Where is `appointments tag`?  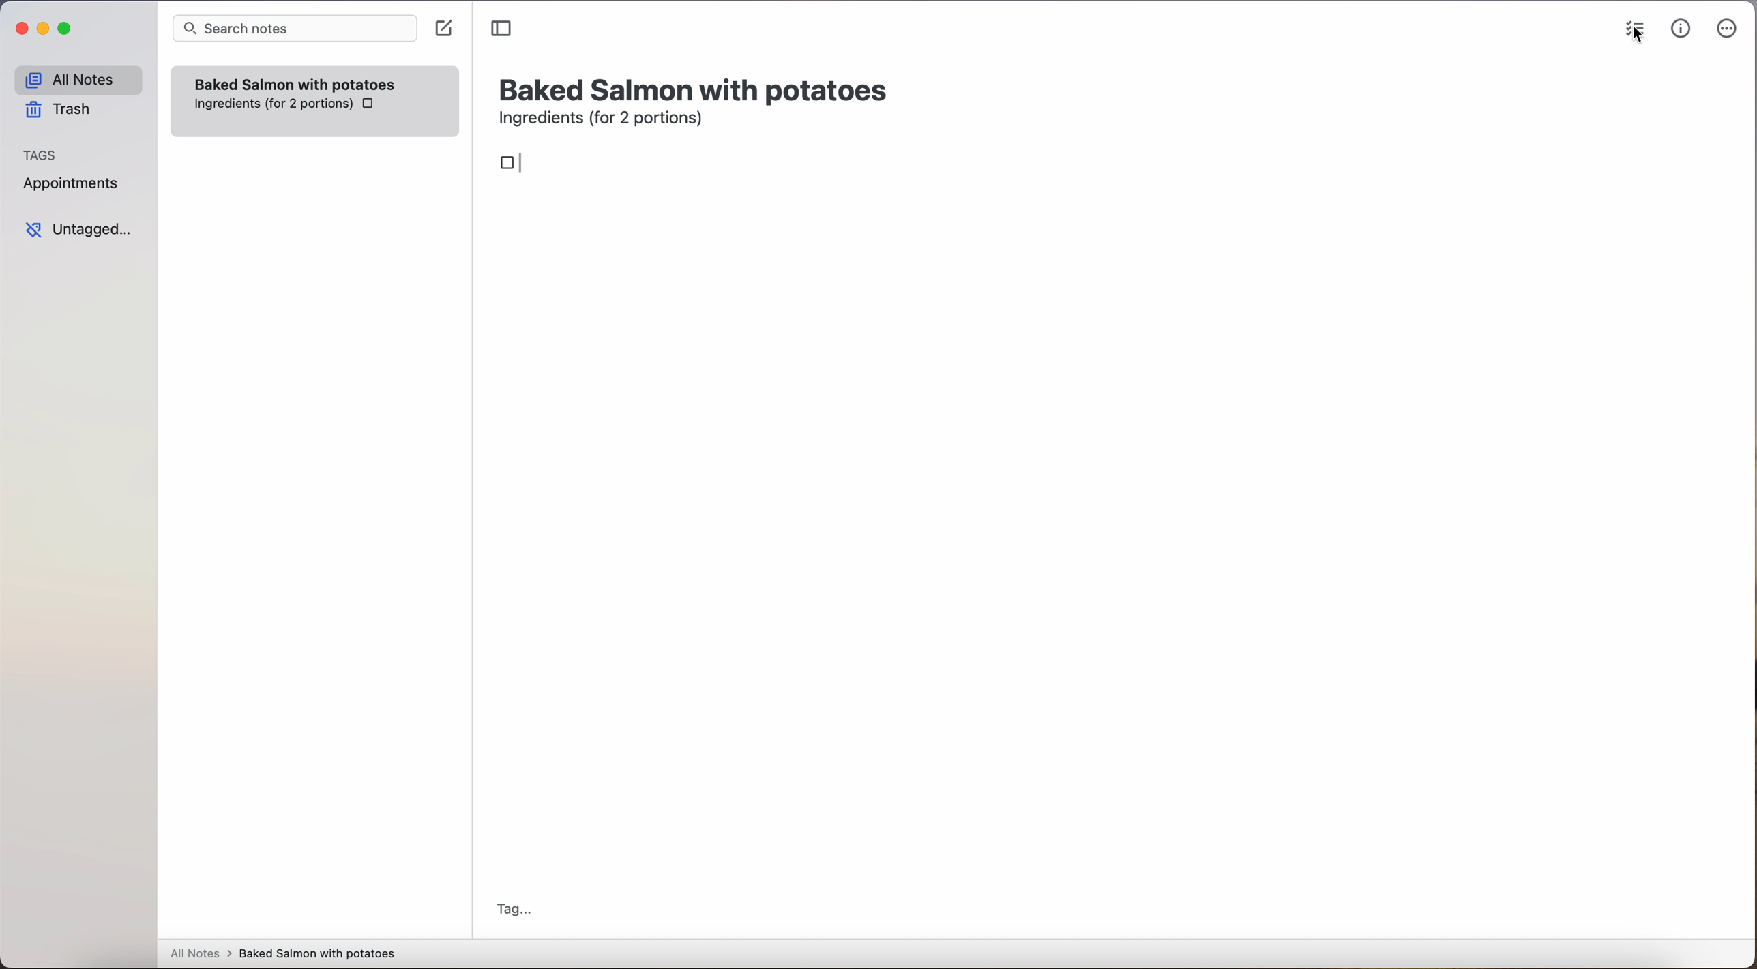 appointments tag is located at coordinates (72, 181).